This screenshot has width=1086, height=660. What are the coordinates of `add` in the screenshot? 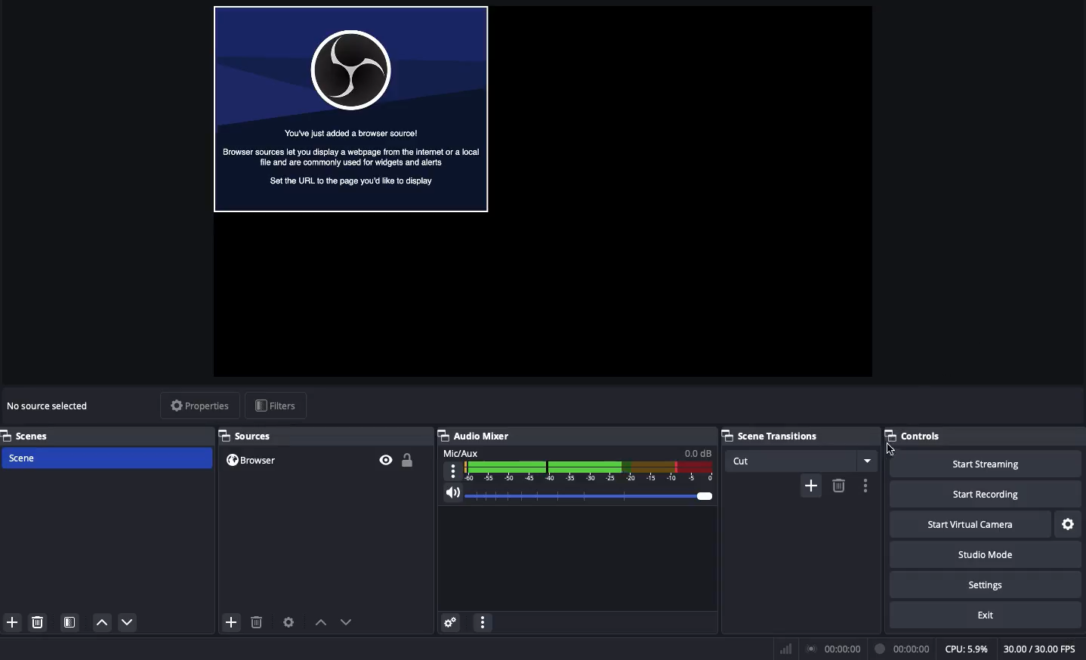 It's located at (809, 486).